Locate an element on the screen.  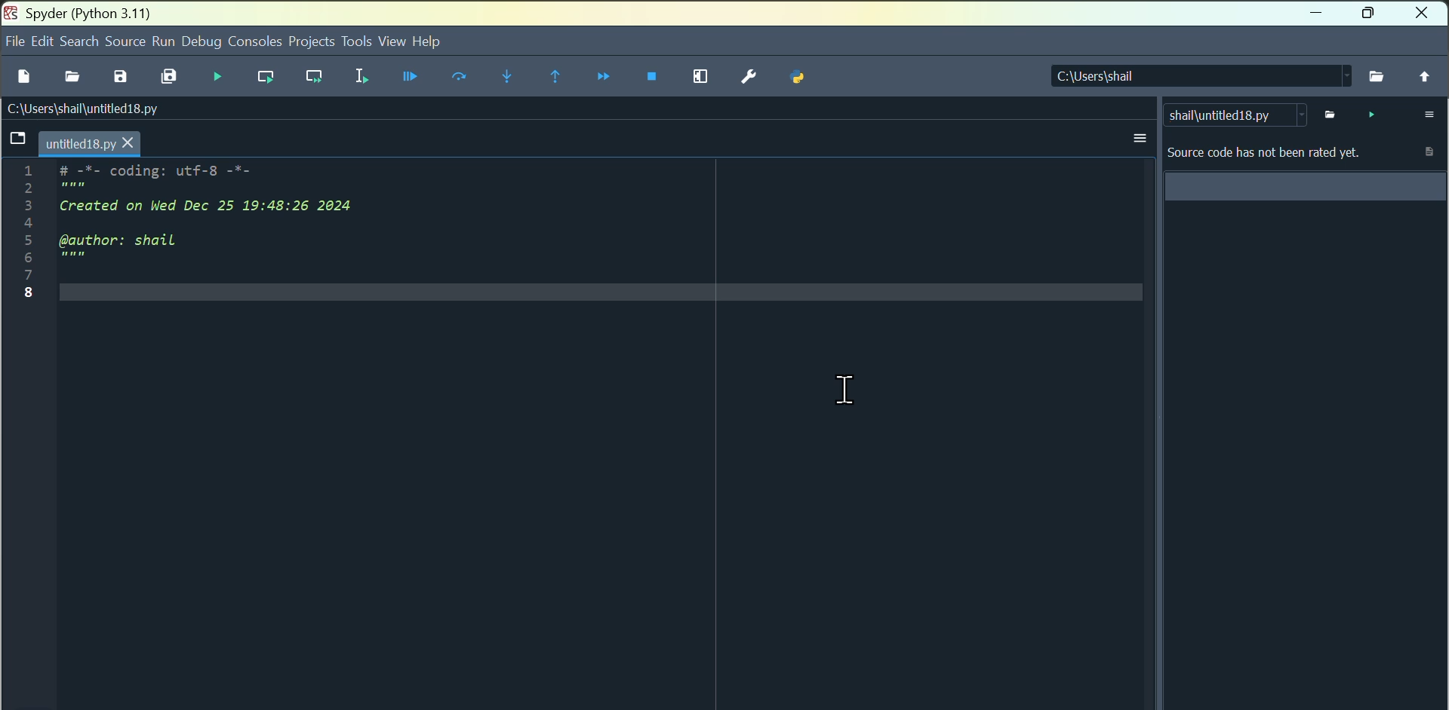
Debug is located at coordinates (204, 41).